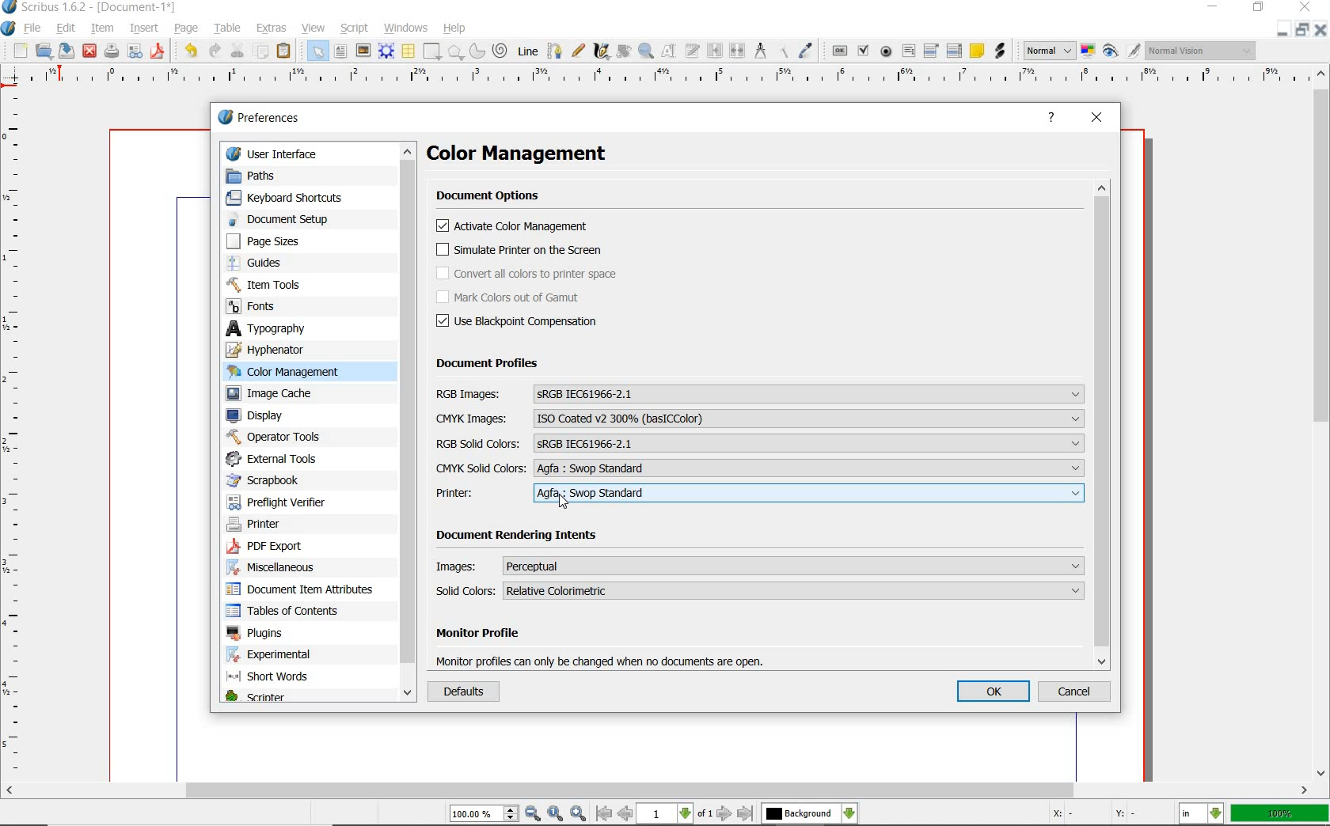 The image size is (1330, 826). Describe the element at coordinates (103, 28) in the screenshot. I see `item` at that location.